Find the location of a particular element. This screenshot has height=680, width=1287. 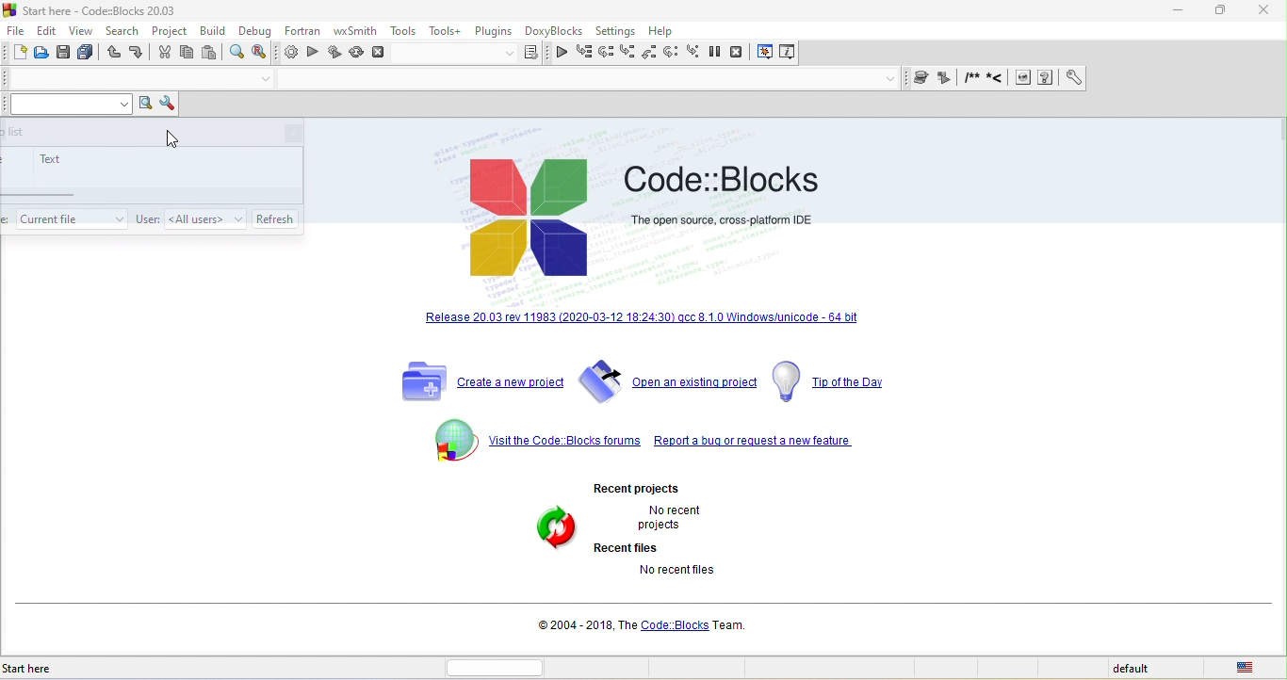

new is located at coordinates (18, 53).